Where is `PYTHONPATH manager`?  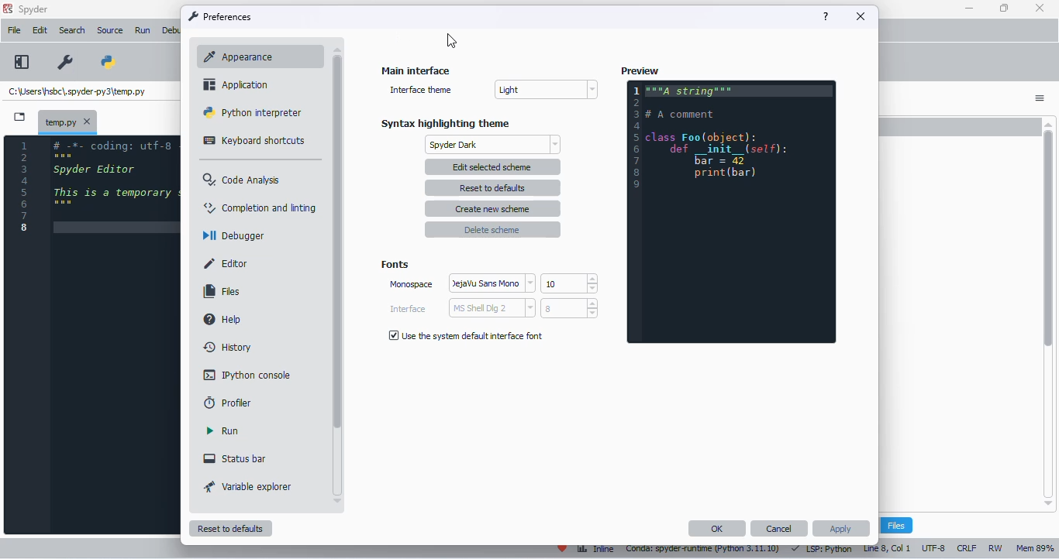
PYTHONPATH manager is located at coordinates (111, 63).